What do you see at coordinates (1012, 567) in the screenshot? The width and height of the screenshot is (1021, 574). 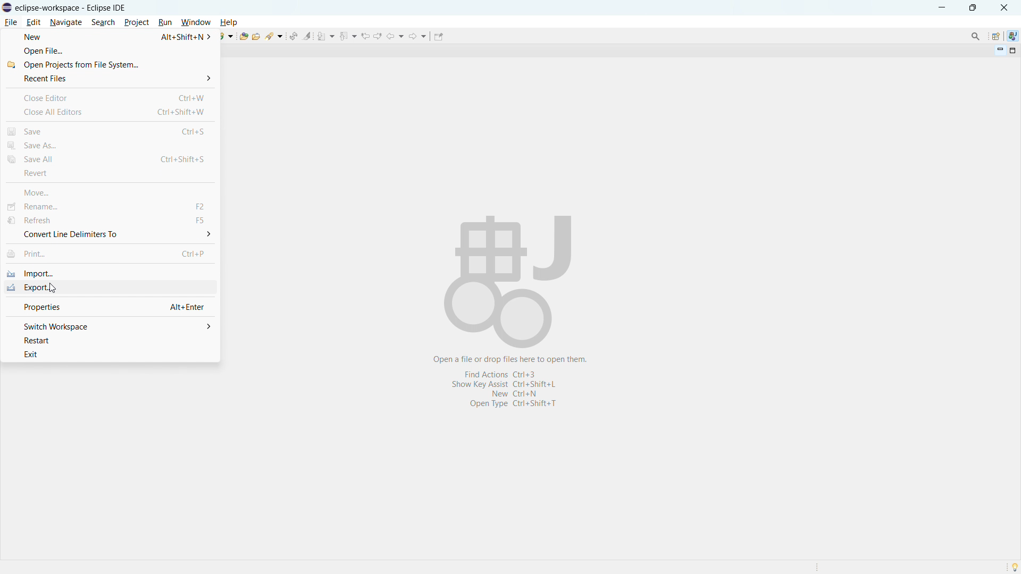 I see `Tip of the day` at bounding box center [1012, 567].